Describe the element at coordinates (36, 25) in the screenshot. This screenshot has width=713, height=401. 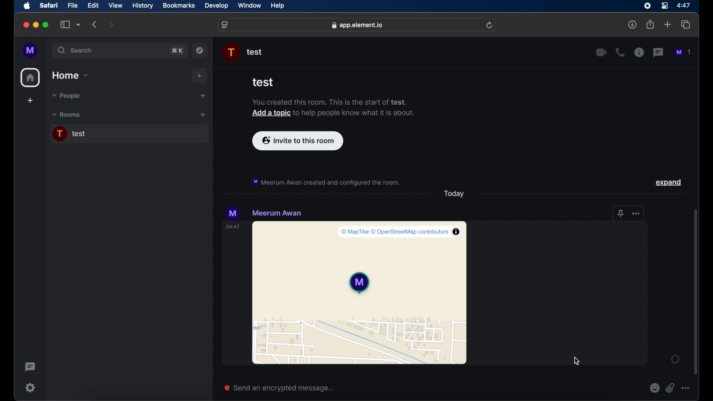
I see `minimize` at that location.